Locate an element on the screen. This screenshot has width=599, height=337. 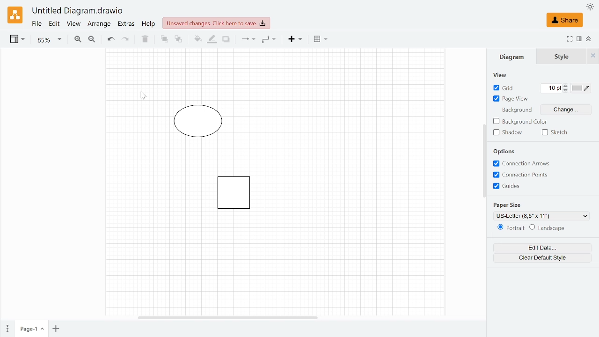
 is located at coordinates (570, 39).